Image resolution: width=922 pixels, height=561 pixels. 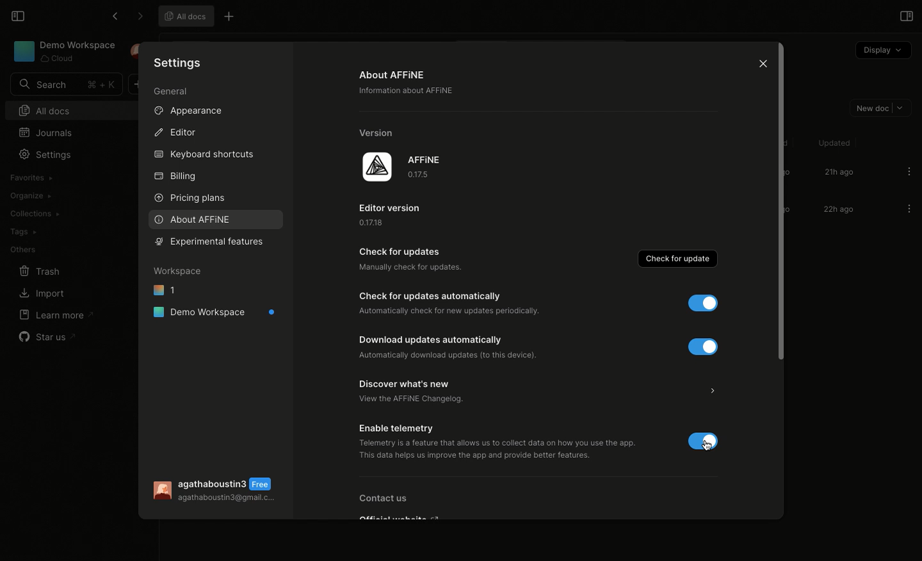 I want to click on Enable telemetry, so click(x=517, y=443).